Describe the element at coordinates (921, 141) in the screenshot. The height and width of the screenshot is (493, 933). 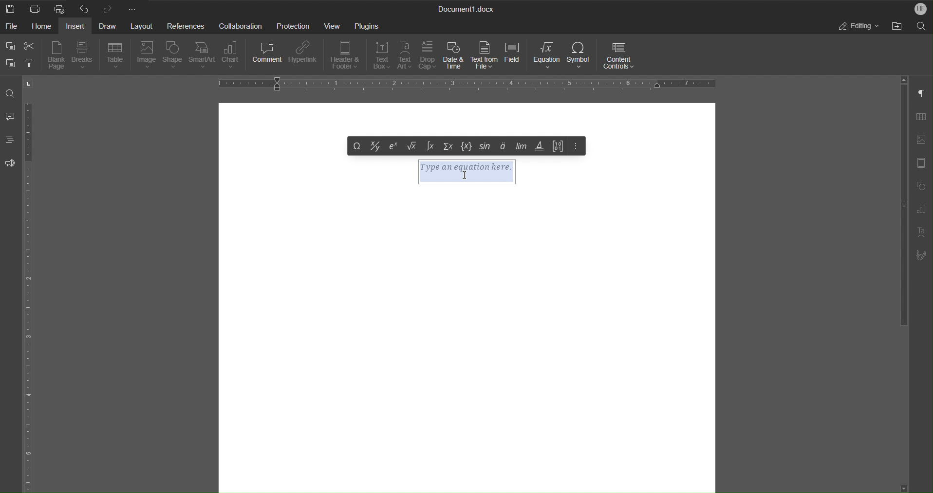
I see `Insert Image` at that location.